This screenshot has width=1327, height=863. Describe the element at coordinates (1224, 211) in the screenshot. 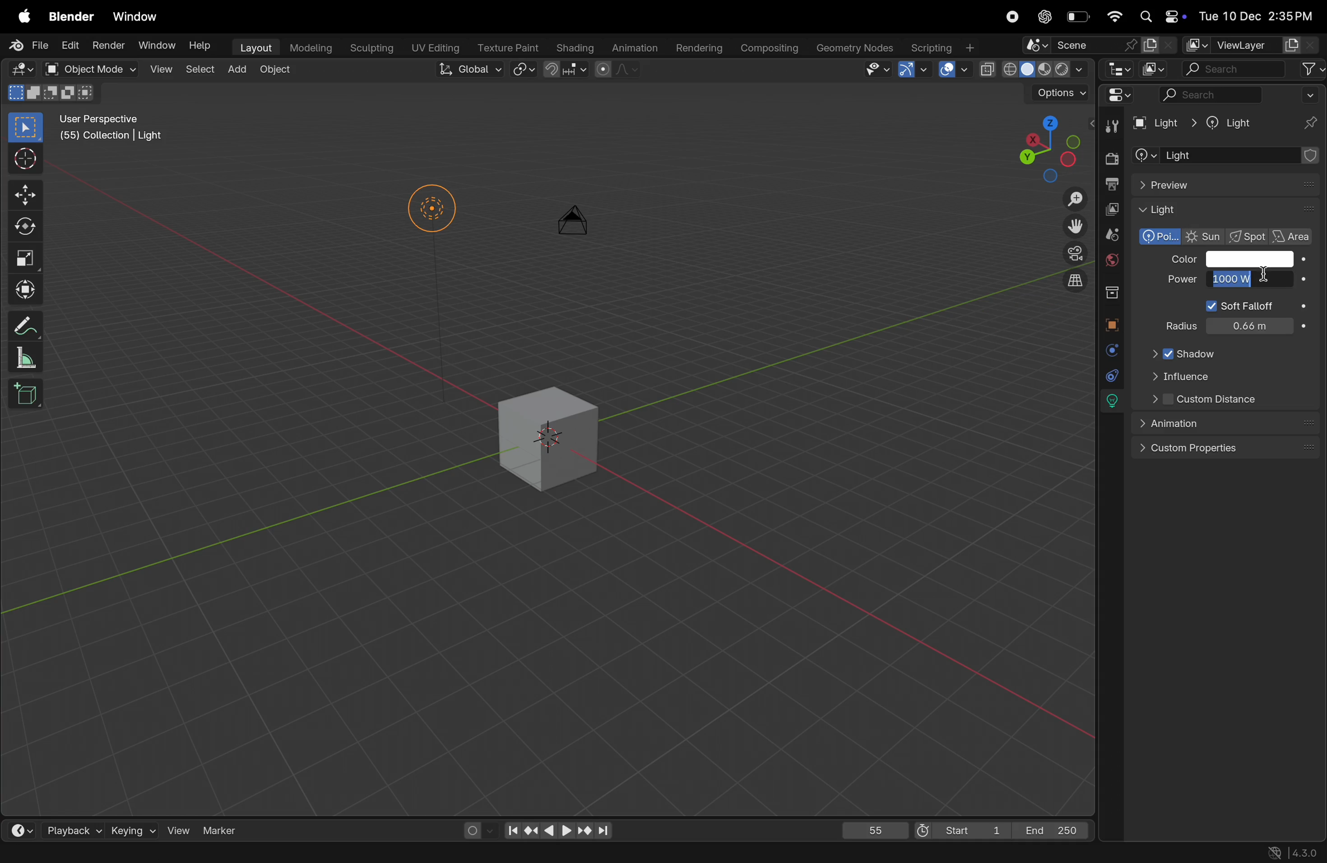

I see `Light` at that location.